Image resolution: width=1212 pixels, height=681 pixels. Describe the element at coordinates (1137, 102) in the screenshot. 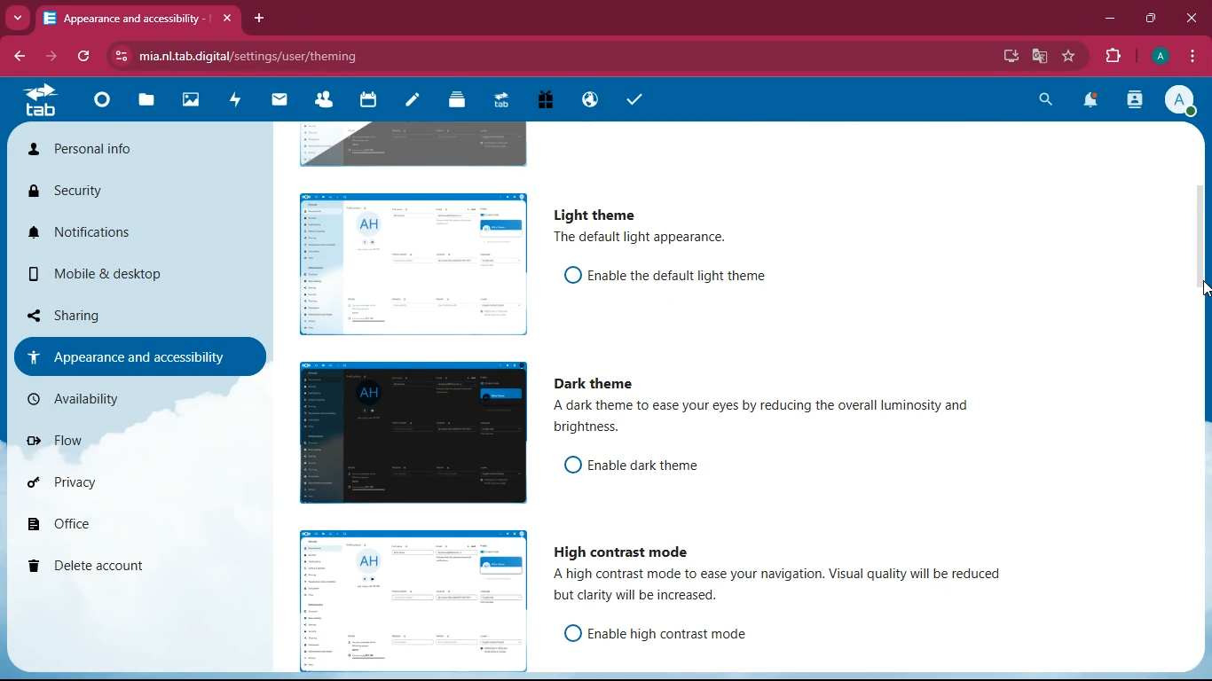

I see `activity` at that location.